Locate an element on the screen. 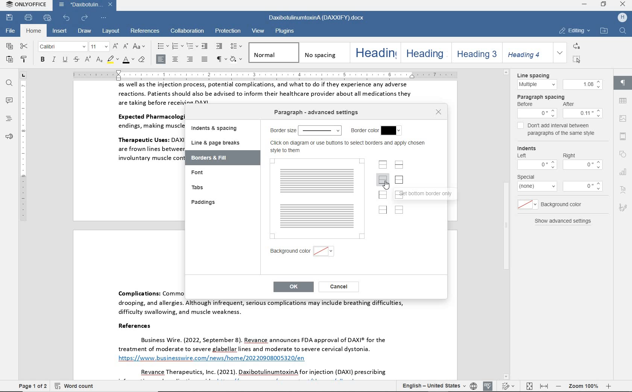 This screenshot has height=392, width=632. set bottom border only is located at coordinates (382, 179).